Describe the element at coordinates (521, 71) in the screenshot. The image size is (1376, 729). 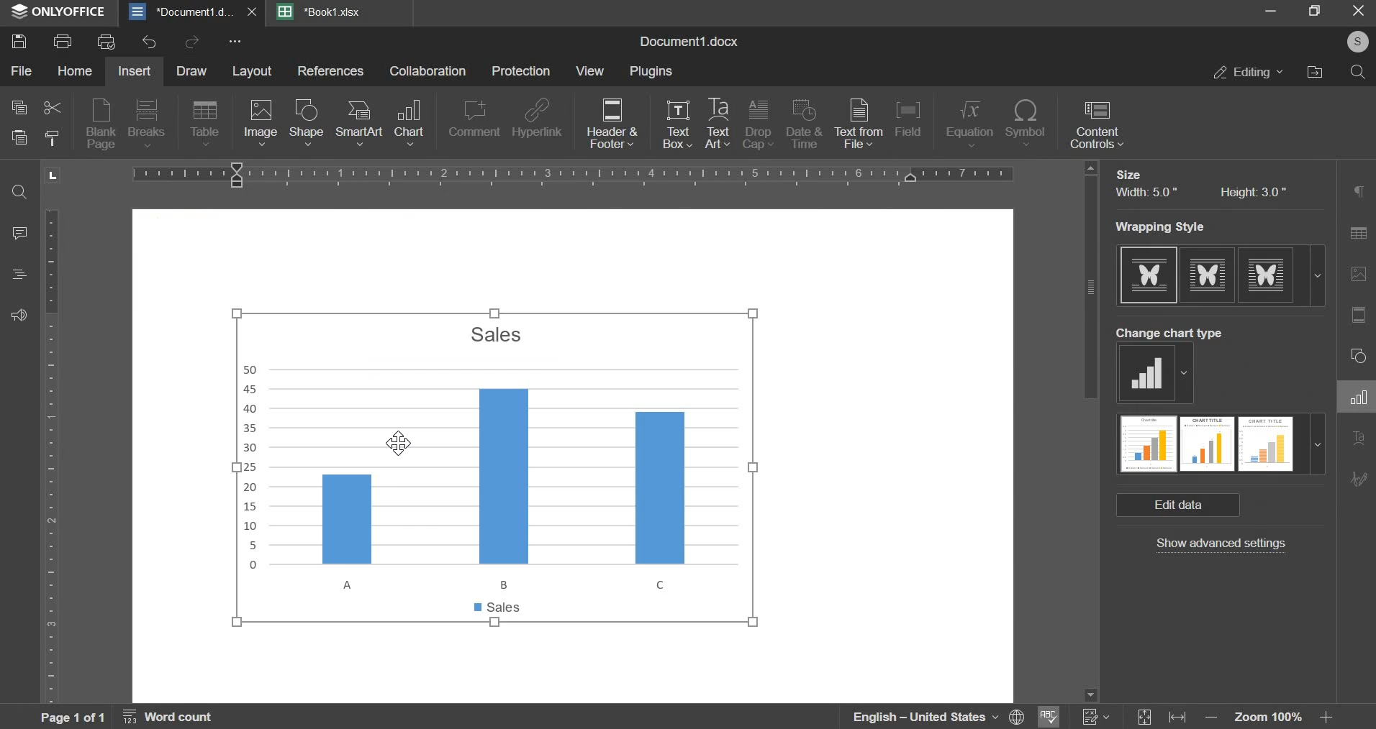
I see `protection` at that location.